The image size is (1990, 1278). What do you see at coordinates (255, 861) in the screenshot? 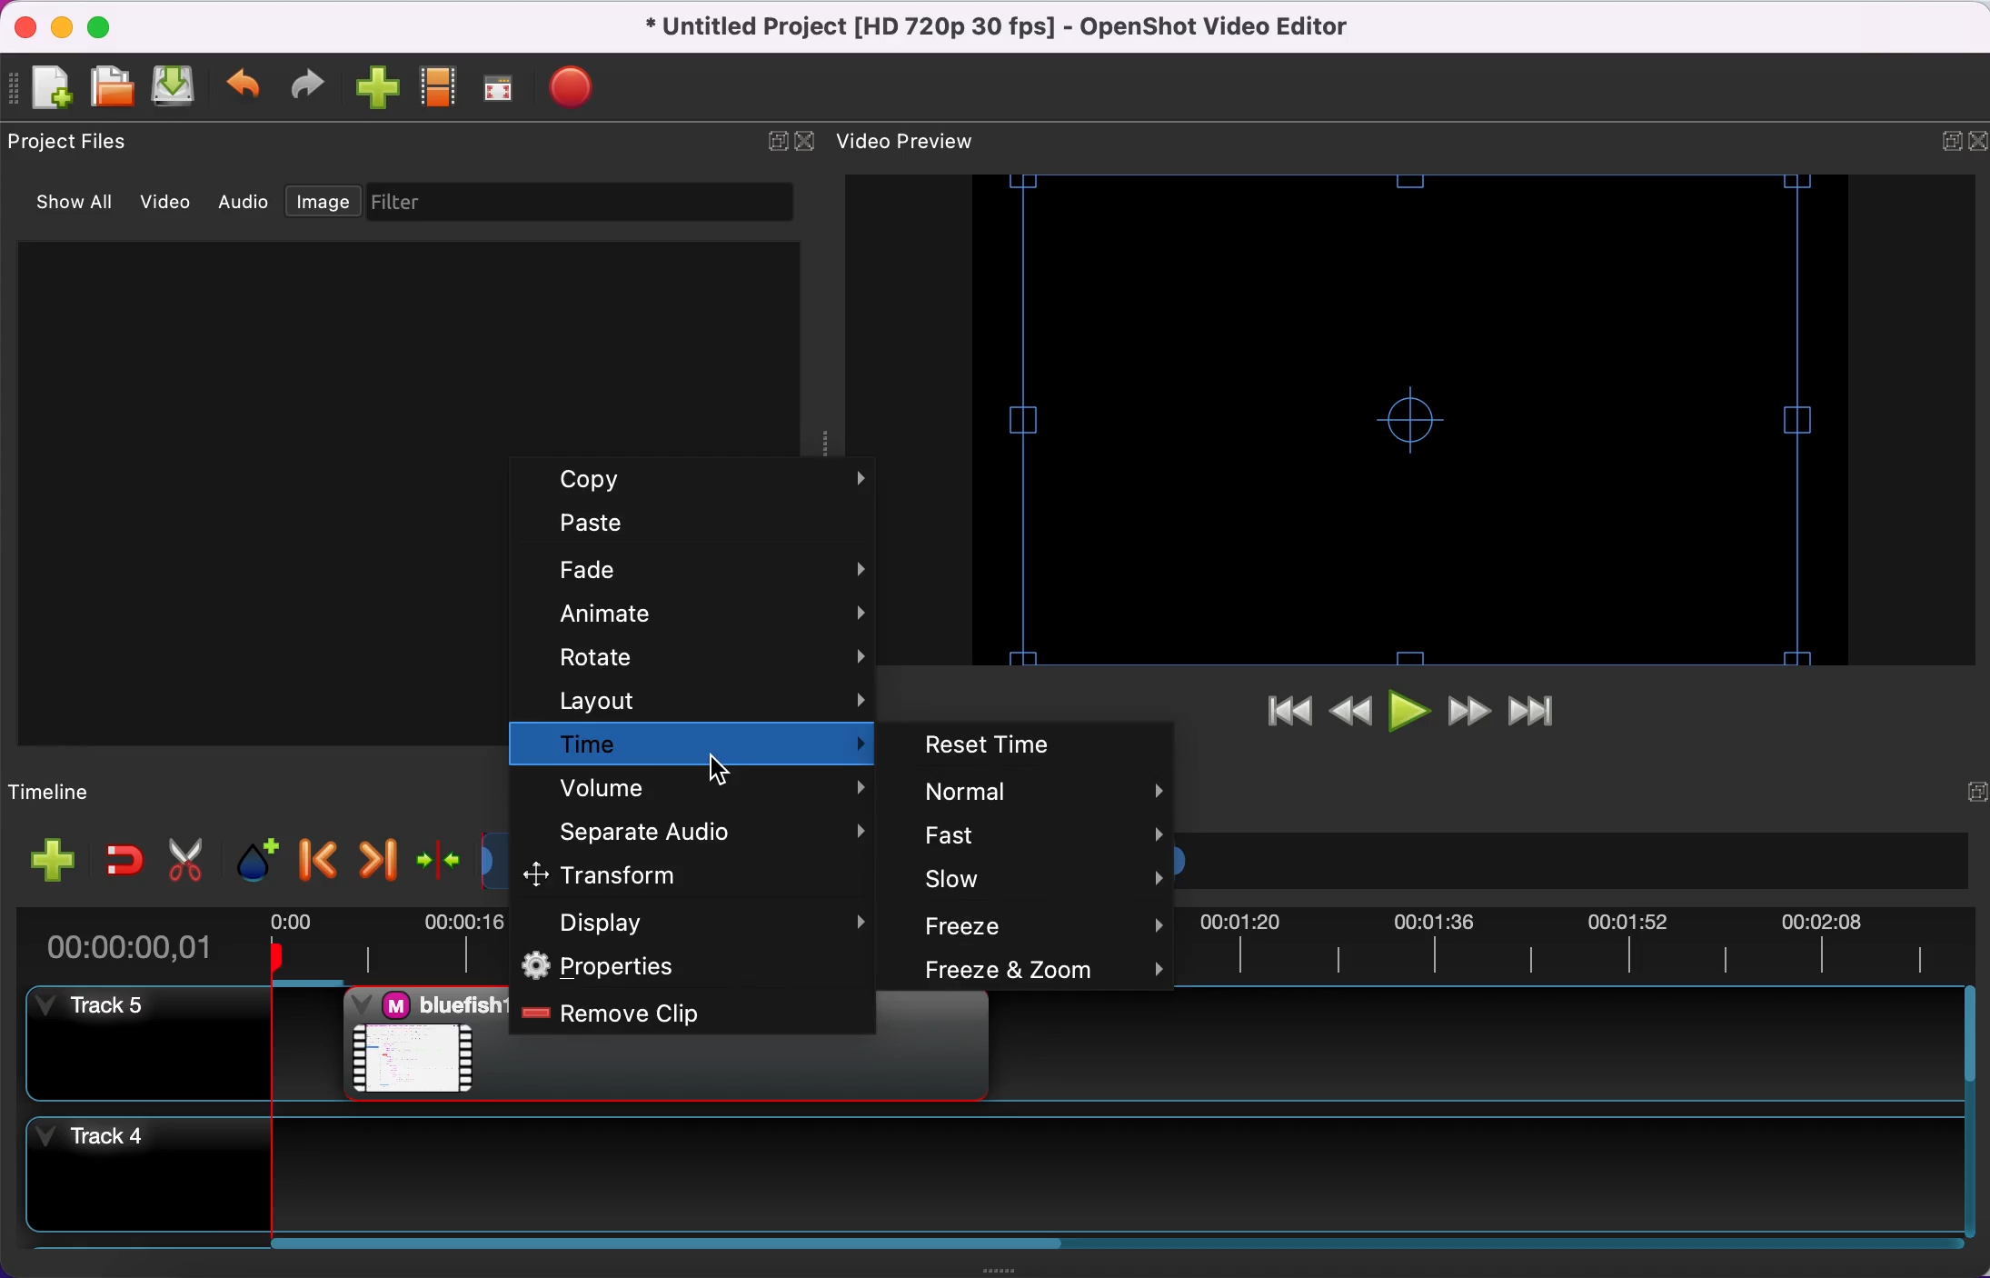
I see `add marker` at bounding box center [255, 861].